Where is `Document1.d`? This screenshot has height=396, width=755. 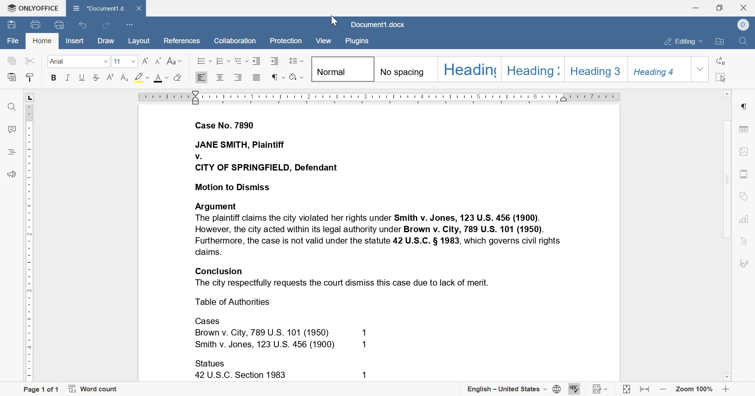
Document1.d is located at coordinates (99, 7).